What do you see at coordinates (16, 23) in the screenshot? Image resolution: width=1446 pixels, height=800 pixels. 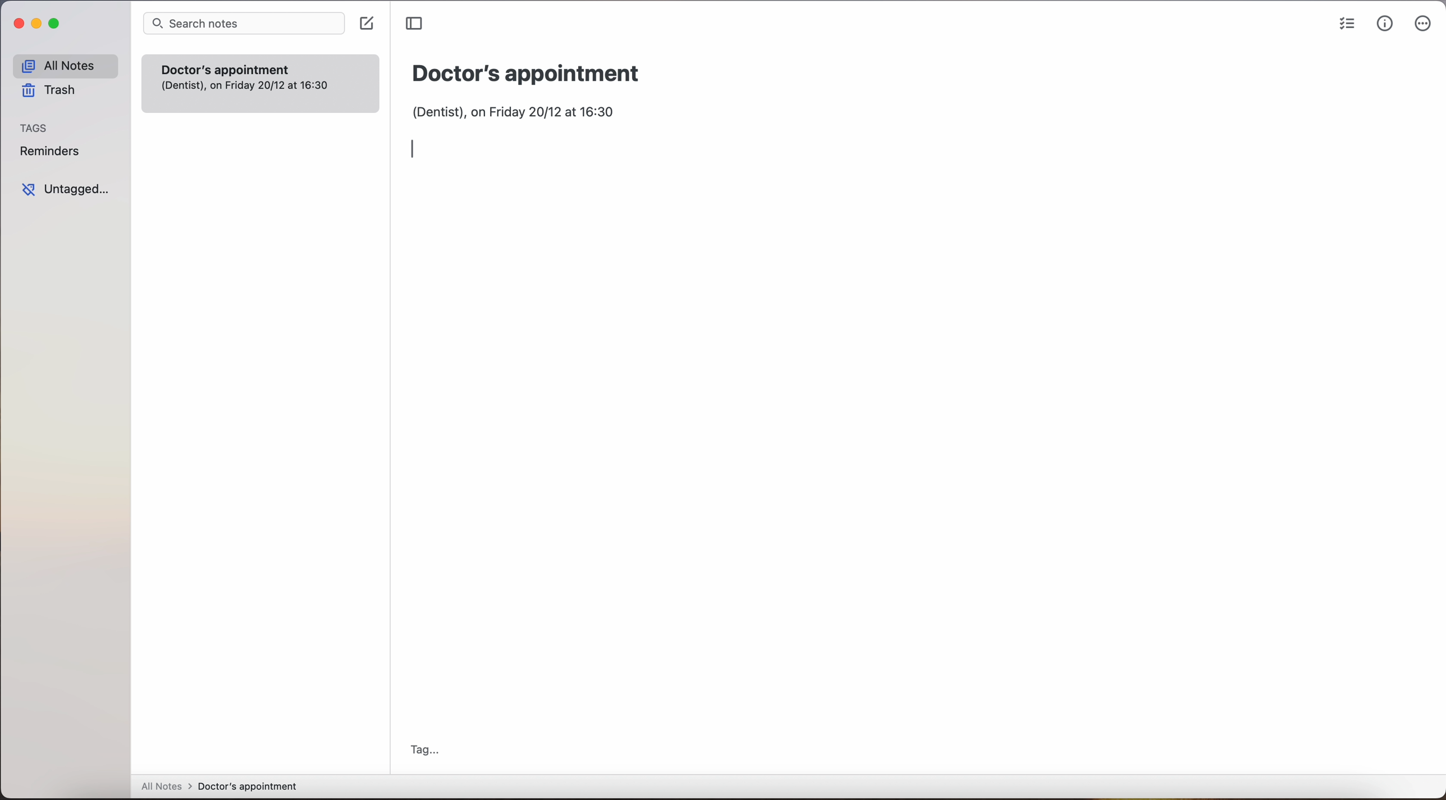 I see `close app` at bounding box center [16, 23].